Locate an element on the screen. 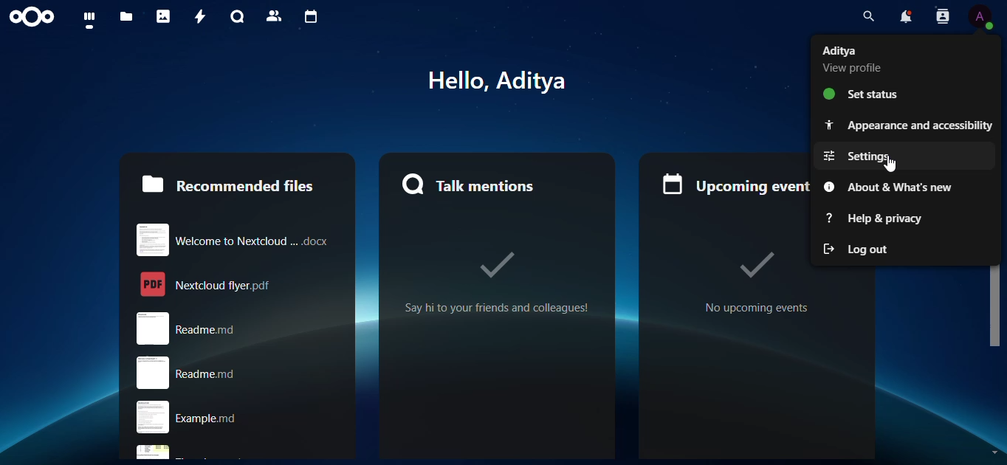 Image resolution: width=1007 pixels, height=465 pixels. hello, aditya is located at coordinates (511, 80).